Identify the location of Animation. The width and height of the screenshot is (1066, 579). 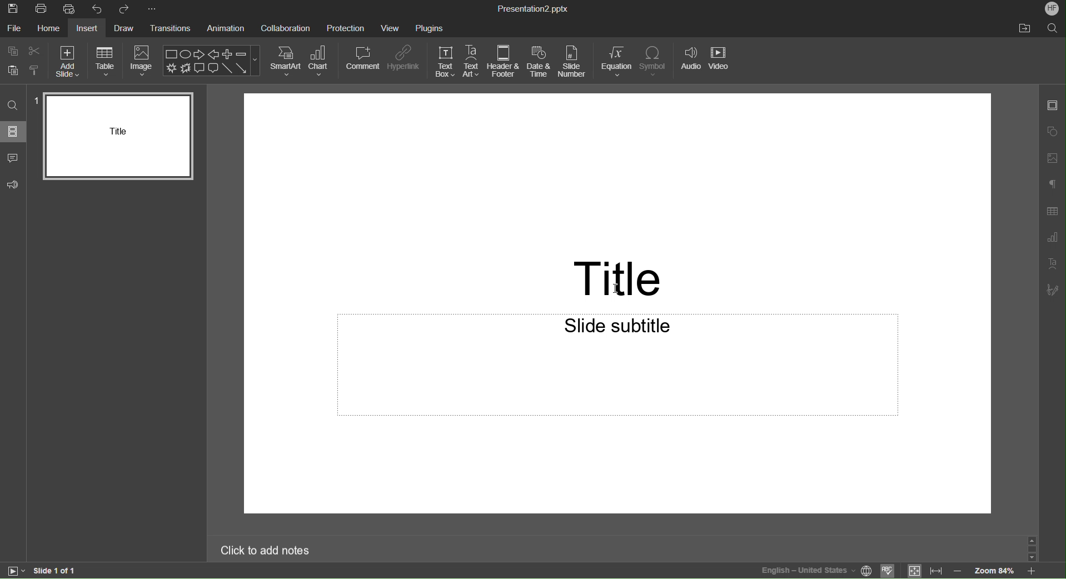
(224, 28).